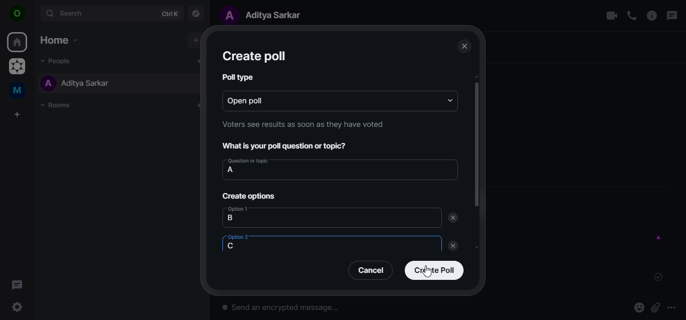 The width and height of the screenshot is (686, 320). What do you see at coordinates (17, 67) in the screenshot?
I see `graoheneos` at bounding box center [17, 67].